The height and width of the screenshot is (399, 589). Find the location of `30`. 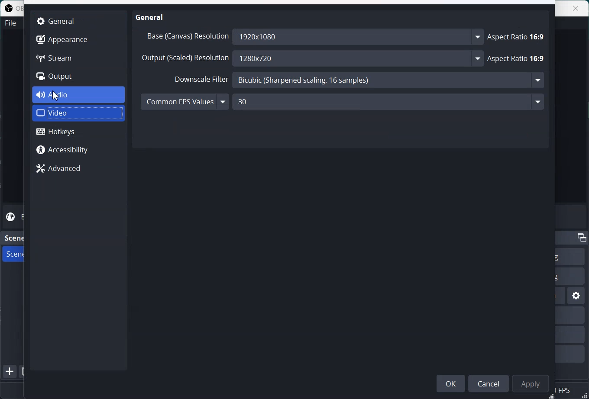

30 is located at coordinates (389, 102).